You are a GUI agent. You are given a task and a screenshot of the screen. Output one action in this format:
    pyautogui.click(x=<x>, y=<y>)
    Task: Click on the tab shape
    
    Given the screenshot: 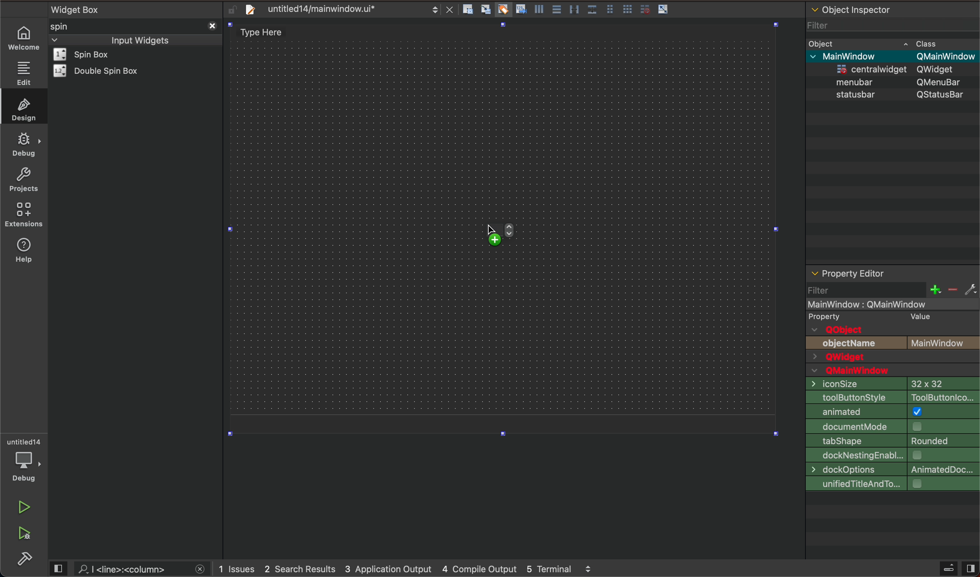 What is the action you would take?
    pyautogui.click(x=892, y=441)
    